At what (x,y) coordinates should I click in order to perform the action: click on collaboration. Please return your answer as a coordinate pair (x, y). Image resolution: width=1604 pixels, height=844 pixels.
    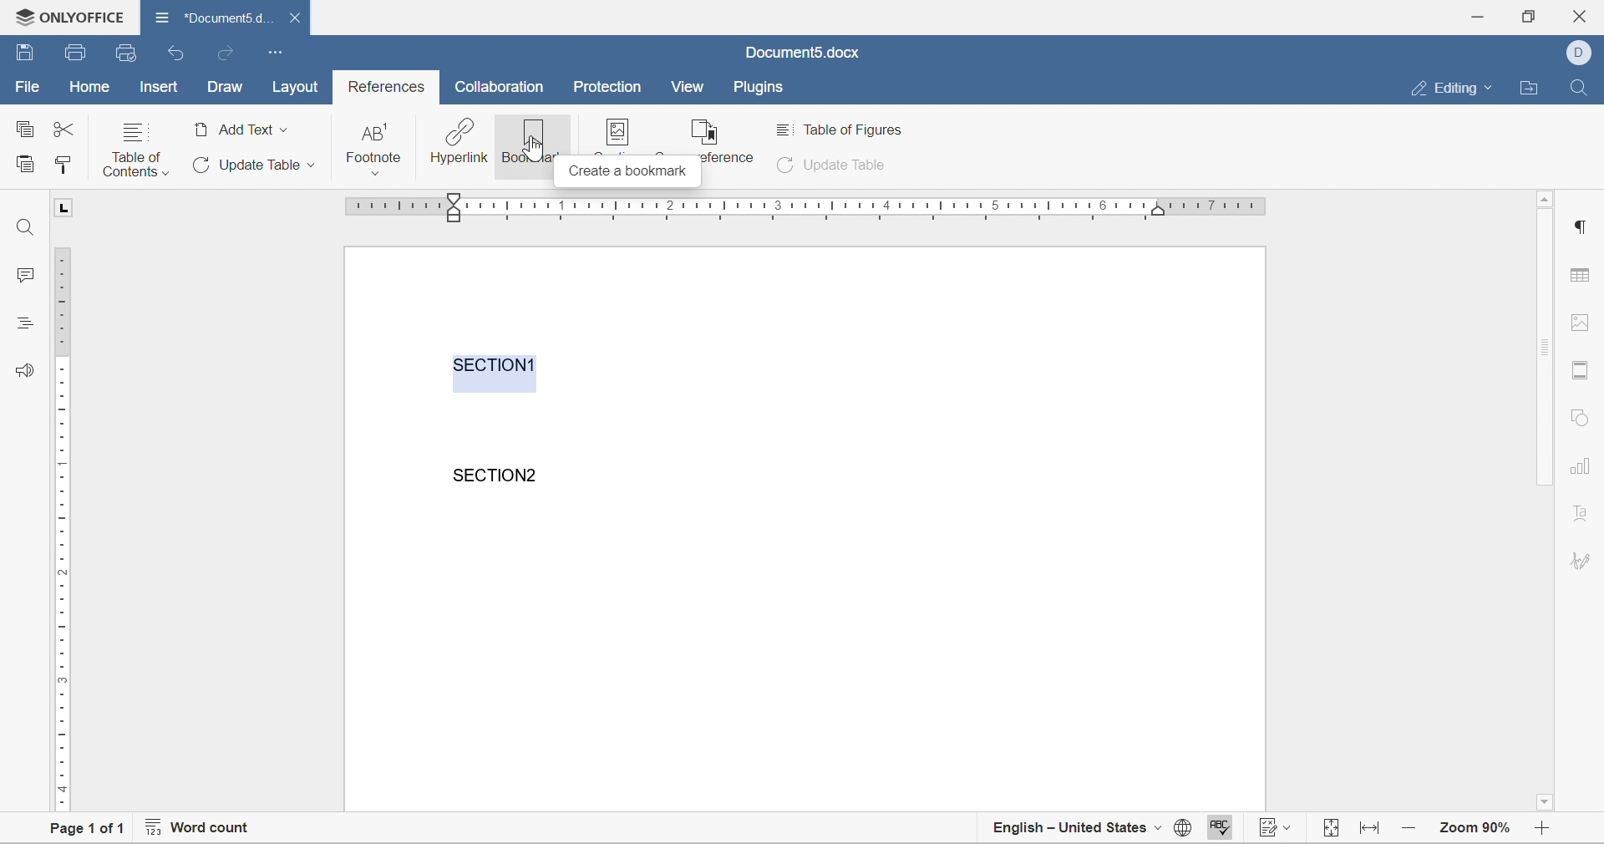
    Looking at the image, I should click on (502, 87).